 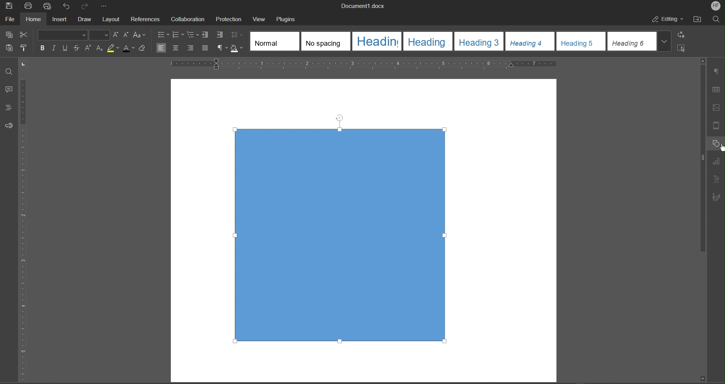 What do you see at coordinates (179, 35) in the screenshot?
I see `Number List` at bounding box center [179, 35].